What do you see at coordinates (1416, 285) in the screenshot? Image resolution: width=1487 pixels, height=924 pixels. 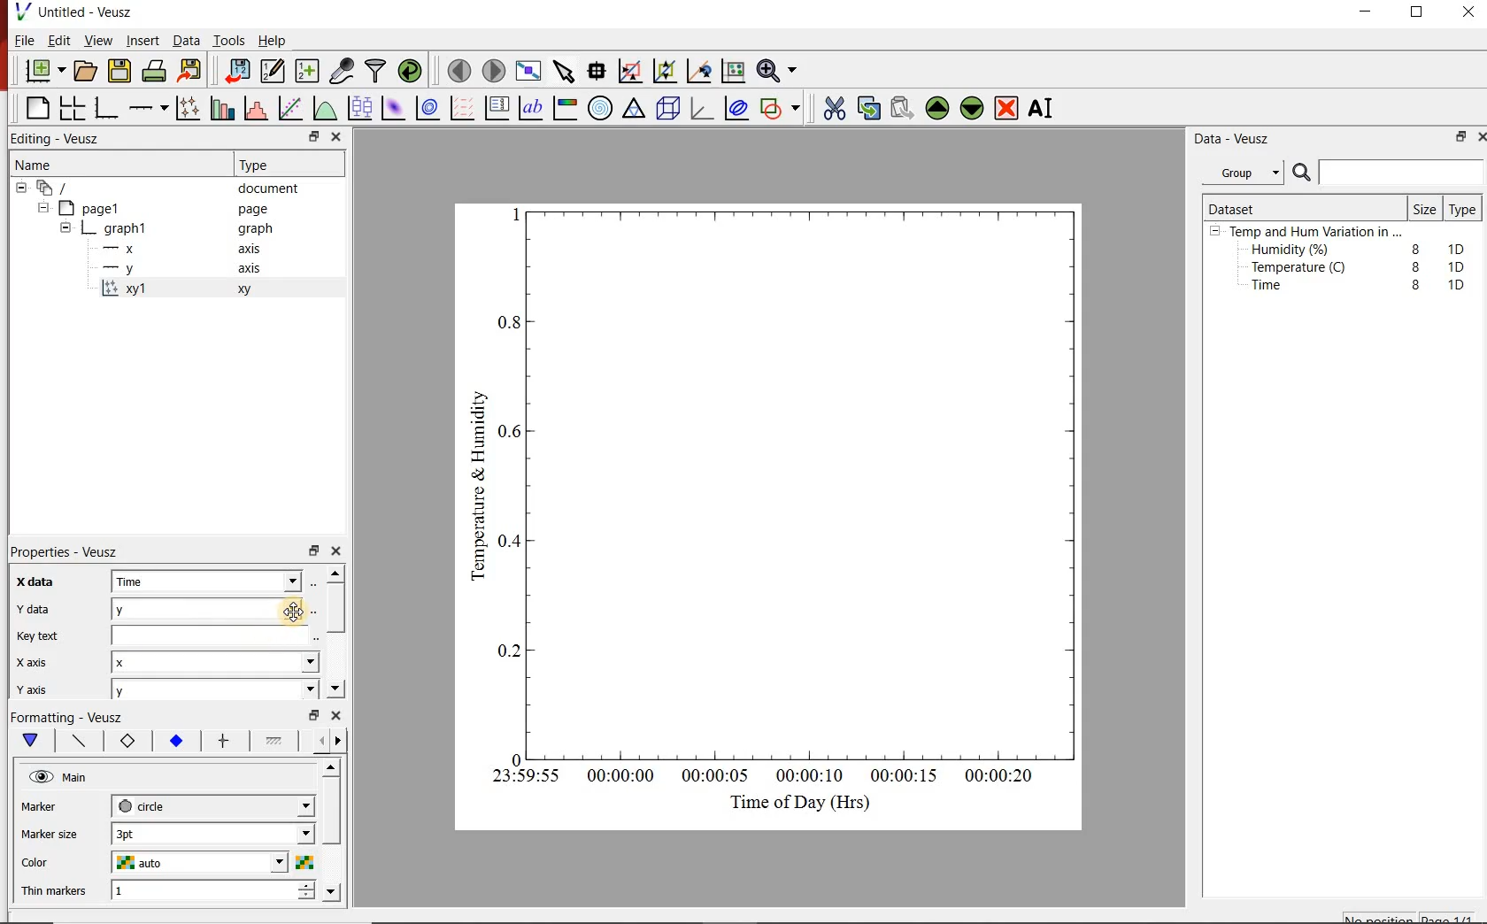 I see `8` at bounding box center [1416, 285].